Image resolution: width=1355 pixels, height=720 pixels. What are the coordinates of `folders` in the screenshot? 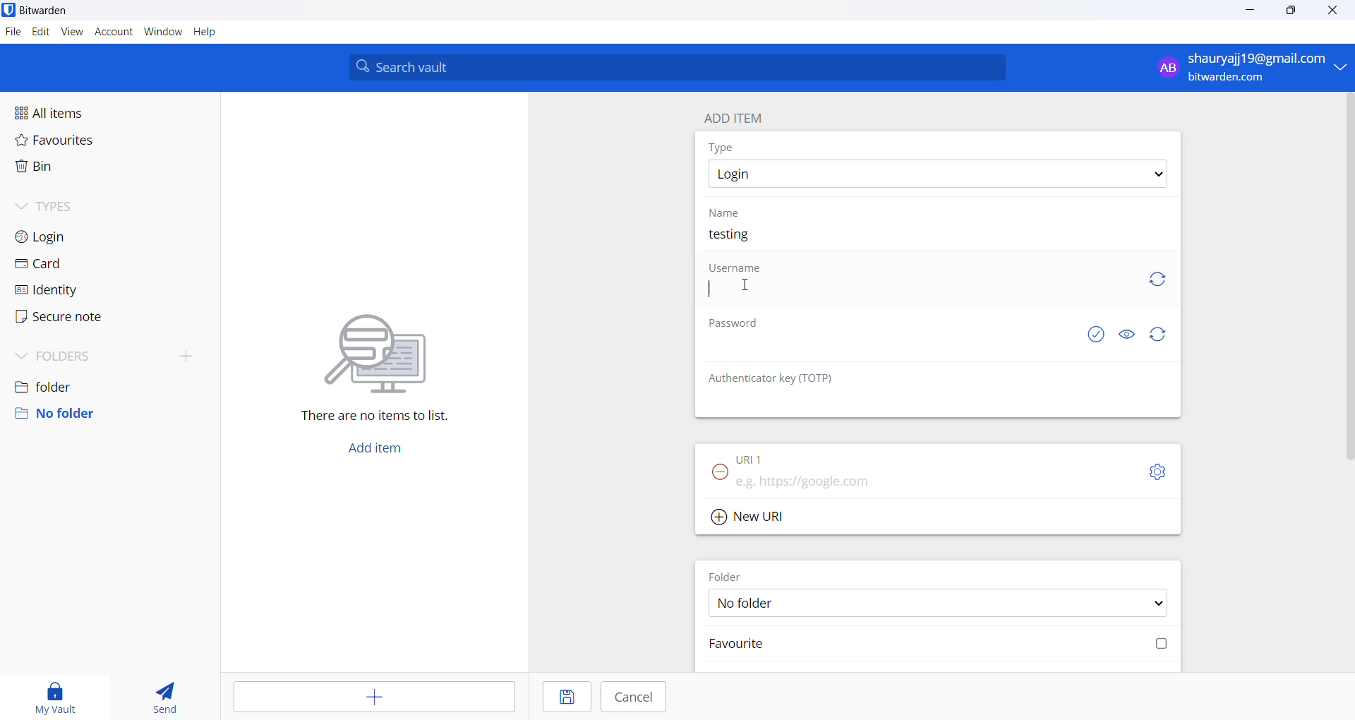 It's located at (113, 353).